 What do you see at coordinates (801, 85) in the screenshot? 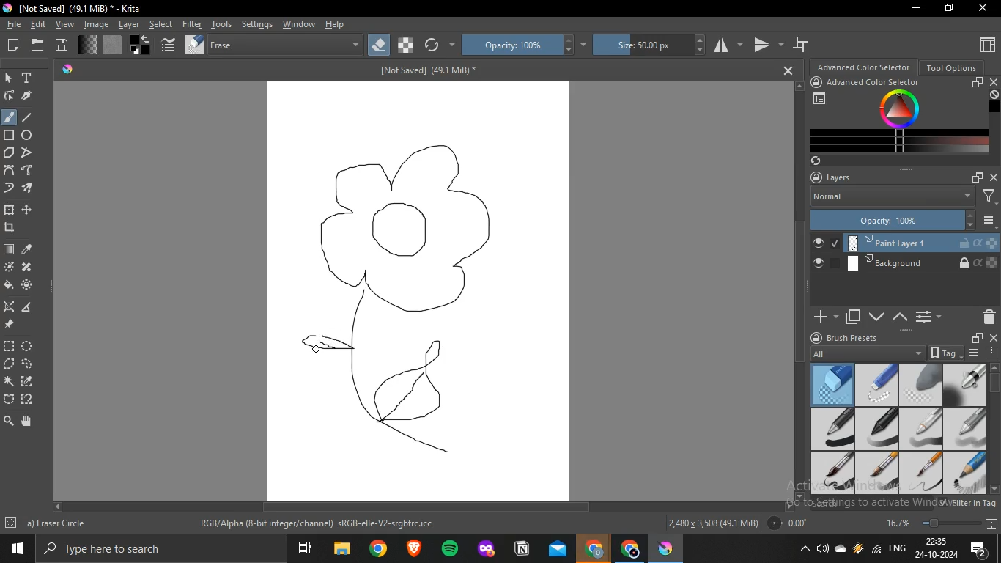
I see `Up` at bounding box center [801, 85].